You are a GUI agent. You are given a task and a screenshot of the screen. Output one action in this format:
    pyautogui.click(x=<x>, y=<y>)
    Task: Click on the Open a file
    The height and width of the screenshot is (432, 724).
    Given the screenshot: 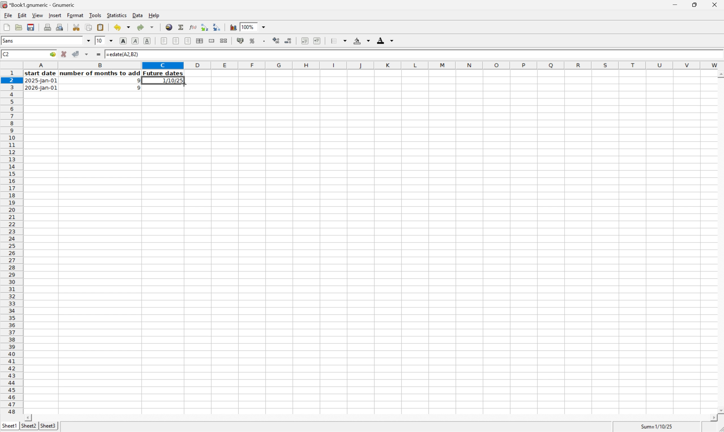 What is the action you would take?
    pyautogui.click(x=18, y=27)
    